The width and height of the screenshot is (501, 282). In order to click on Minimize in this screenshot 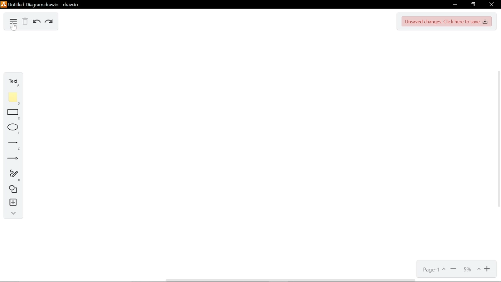, I will do `click(456, 4)`.